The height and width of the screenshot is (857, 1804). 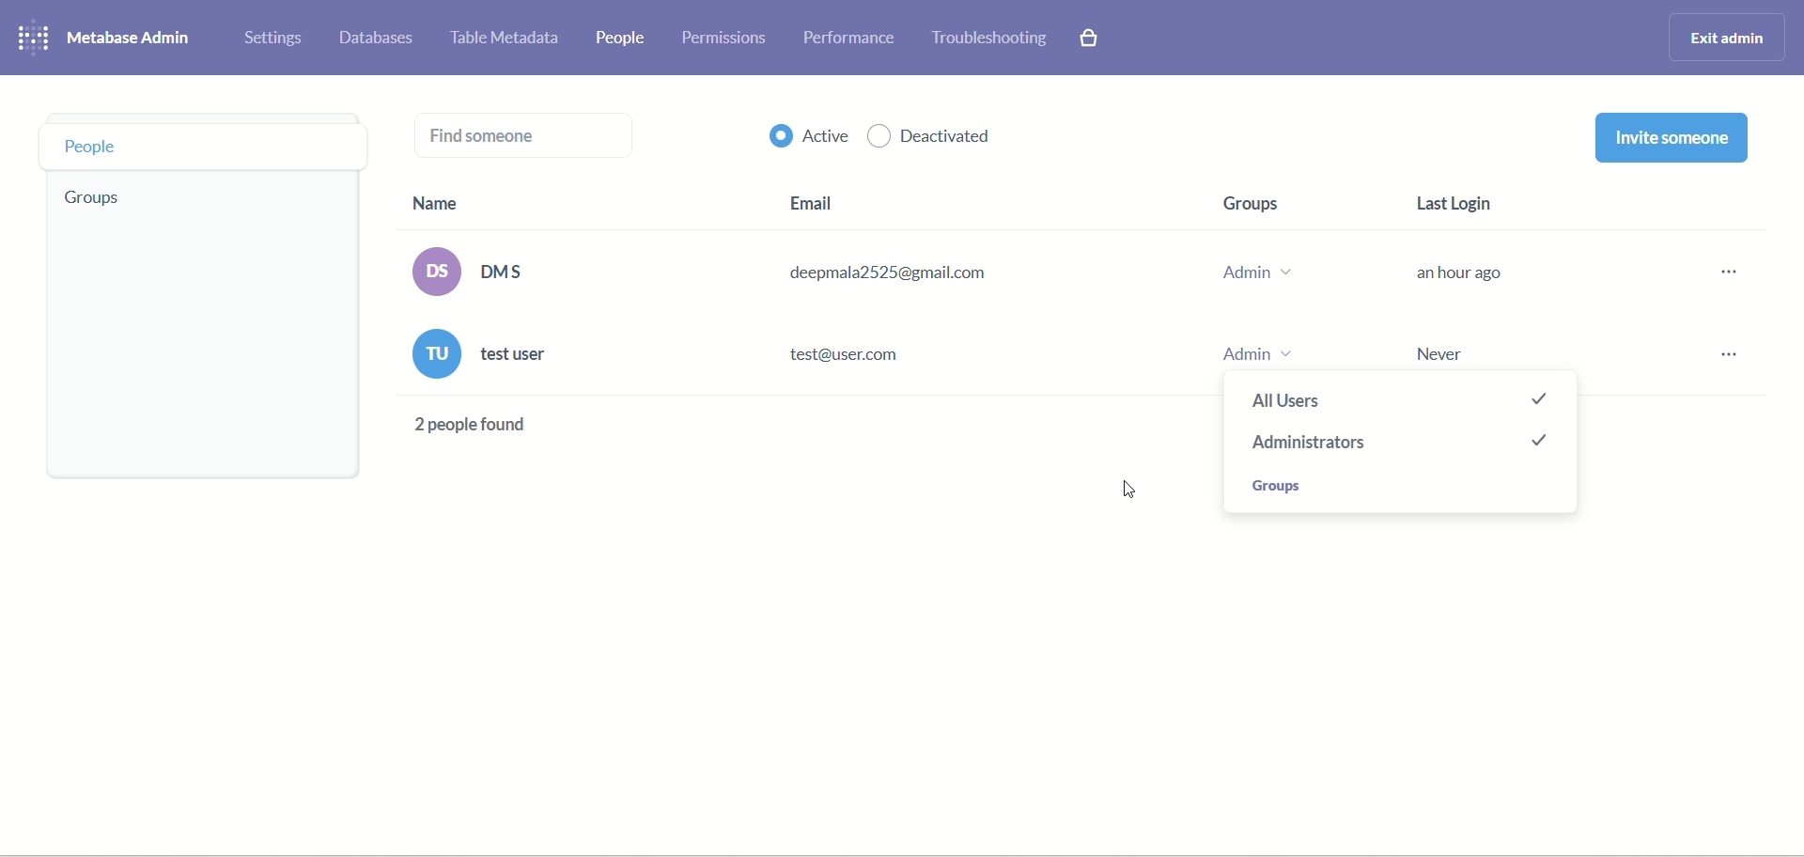 I want to click on active, so click(x=810, y=133).